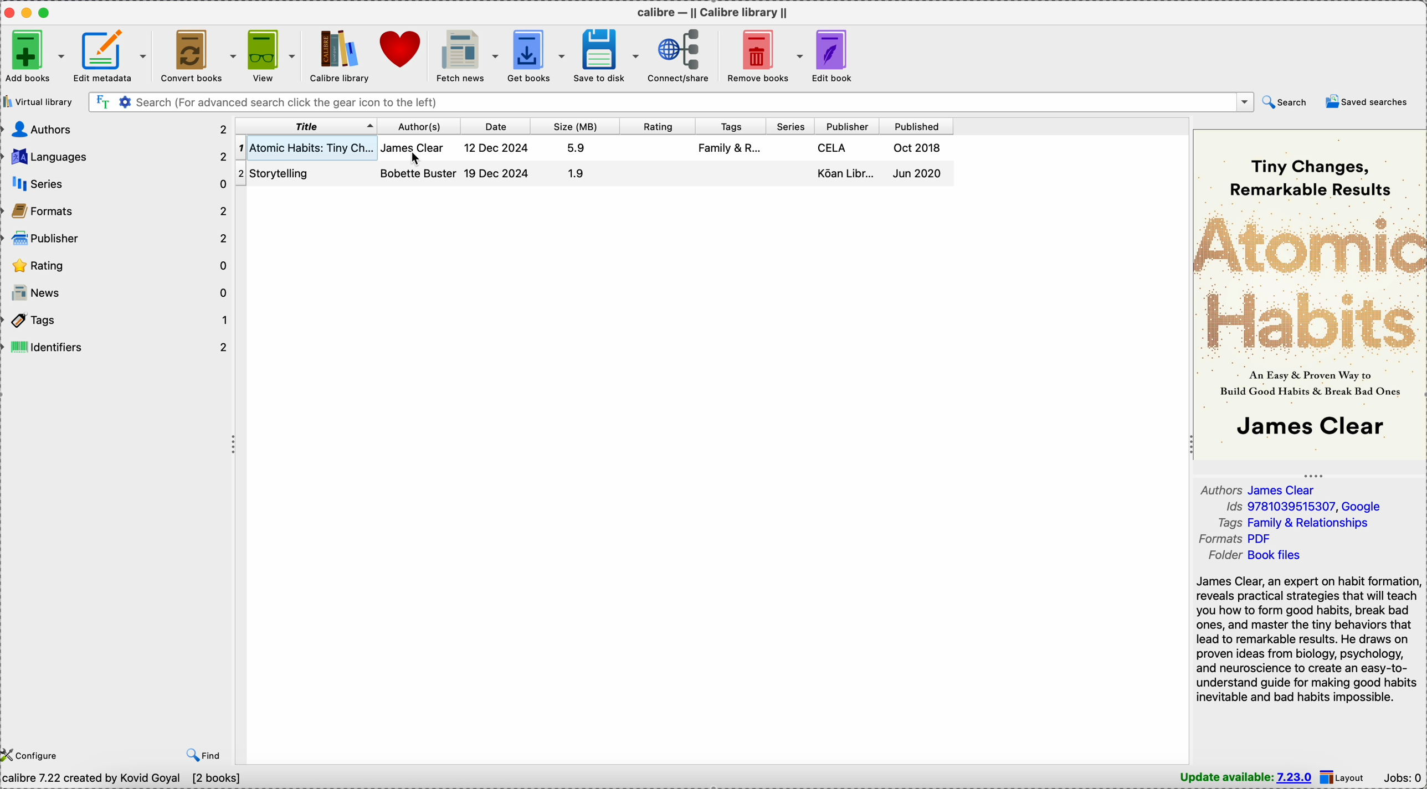 The width and height of the screenshot is (1427, 789). Describe the element at coordinates (33, 754) in the screenshot. I see `configure` at that location.